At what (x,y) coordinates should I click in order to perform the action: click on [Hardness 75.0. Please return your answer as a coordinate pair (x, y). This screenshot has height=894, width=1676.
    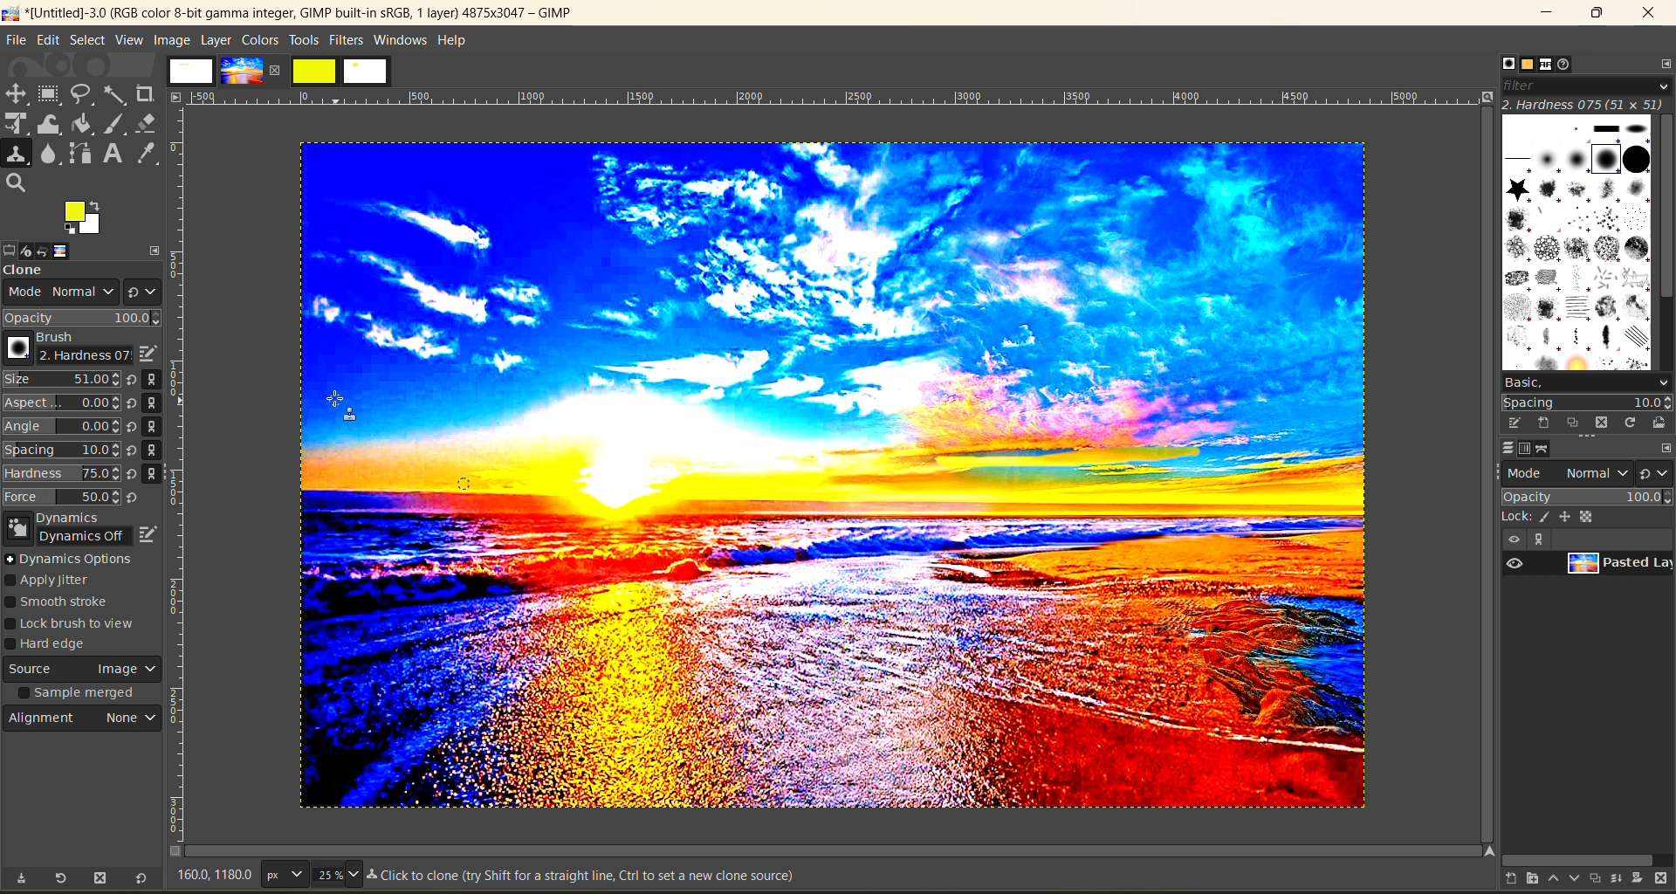
    Looking at the image, I should click on (61, 471).